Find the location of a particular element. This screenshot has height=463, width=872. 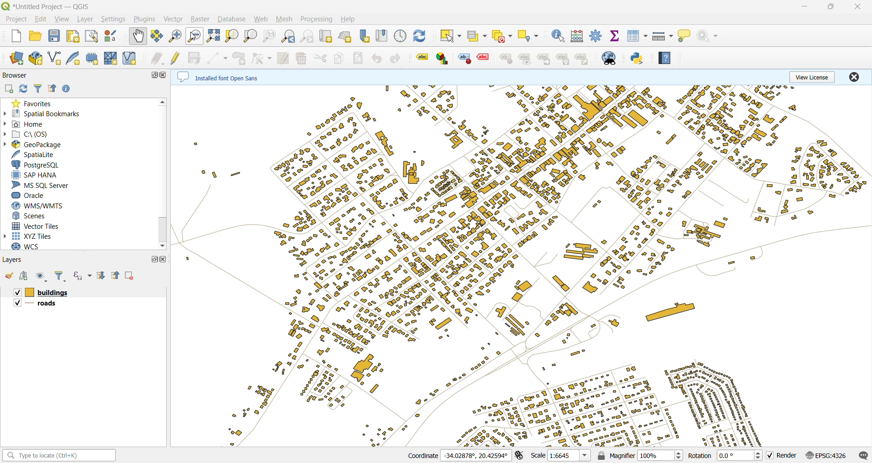

new geopackage layer is located at coordinates (37, 59).